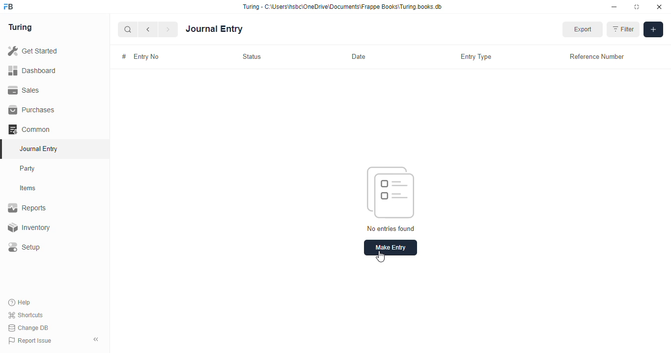 This screenshot has height=353, width=671. I want to click on purchases, so click(31, 110).